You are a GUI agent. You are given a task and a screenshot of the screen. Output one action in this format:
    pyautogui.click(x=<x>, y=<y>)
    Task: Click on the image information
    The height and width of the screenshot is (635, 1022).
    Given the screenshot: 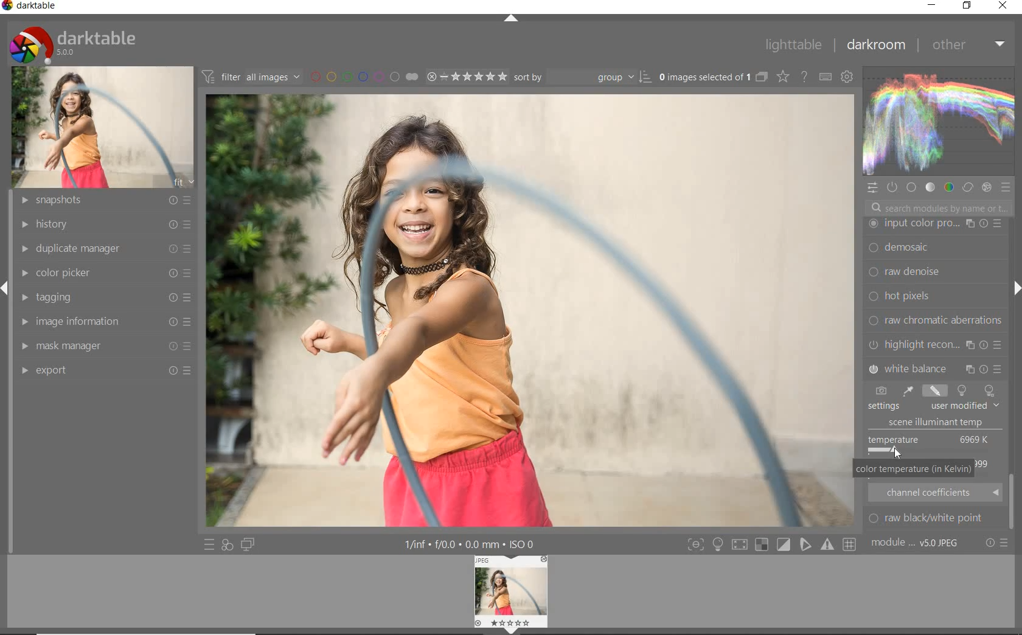 What is the action you would take?
    pyautogui.click(x=104, y=321)
    